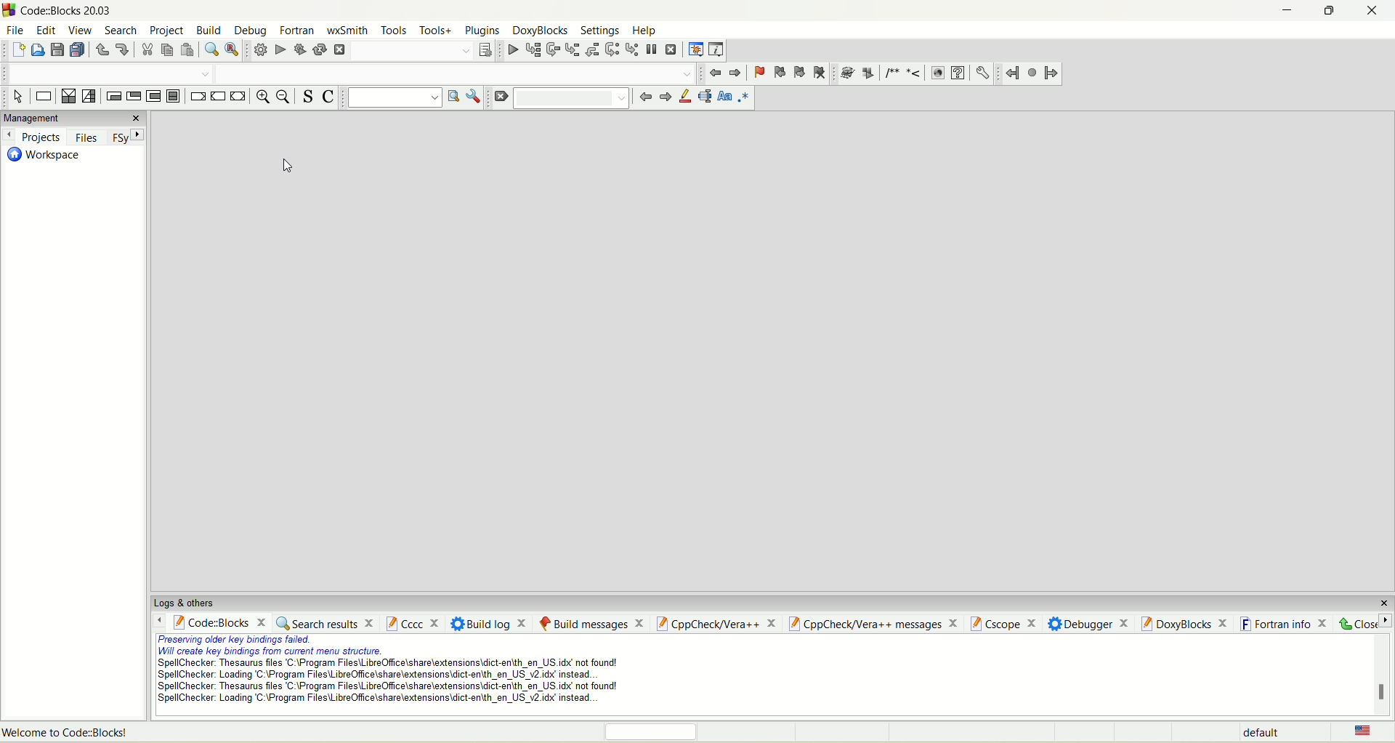 The height and width of the screenshot is (743, 1395). What do you see at coordinates (483, 32) in the screenshot?
I see `plugins` at bounding box center [483, 32].